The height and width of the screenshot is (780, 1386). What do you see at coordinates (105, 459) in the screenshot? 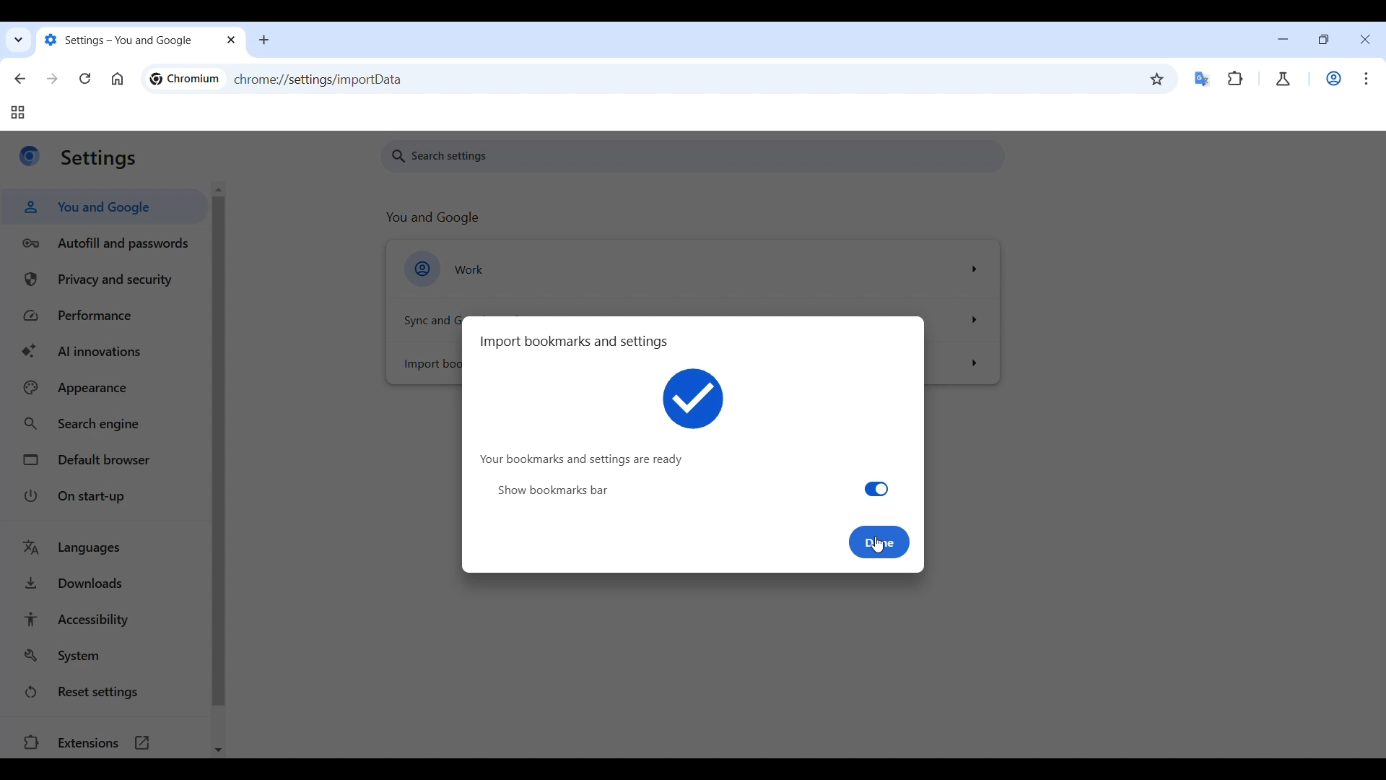
I see `Default browser` at bounding box center [105, 459].